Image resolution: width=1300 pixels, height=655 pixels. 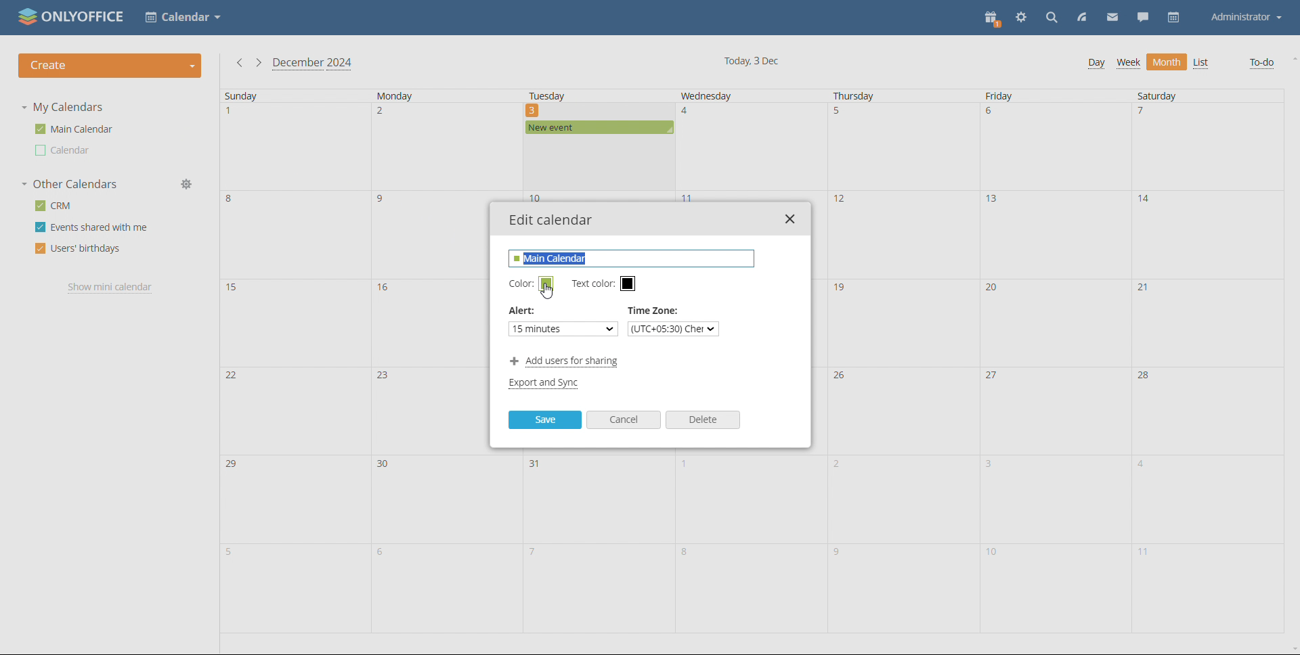 What do you see at coordinates (445, 148) in the screenshot?
I see `date` at bounding box center [445, 148].